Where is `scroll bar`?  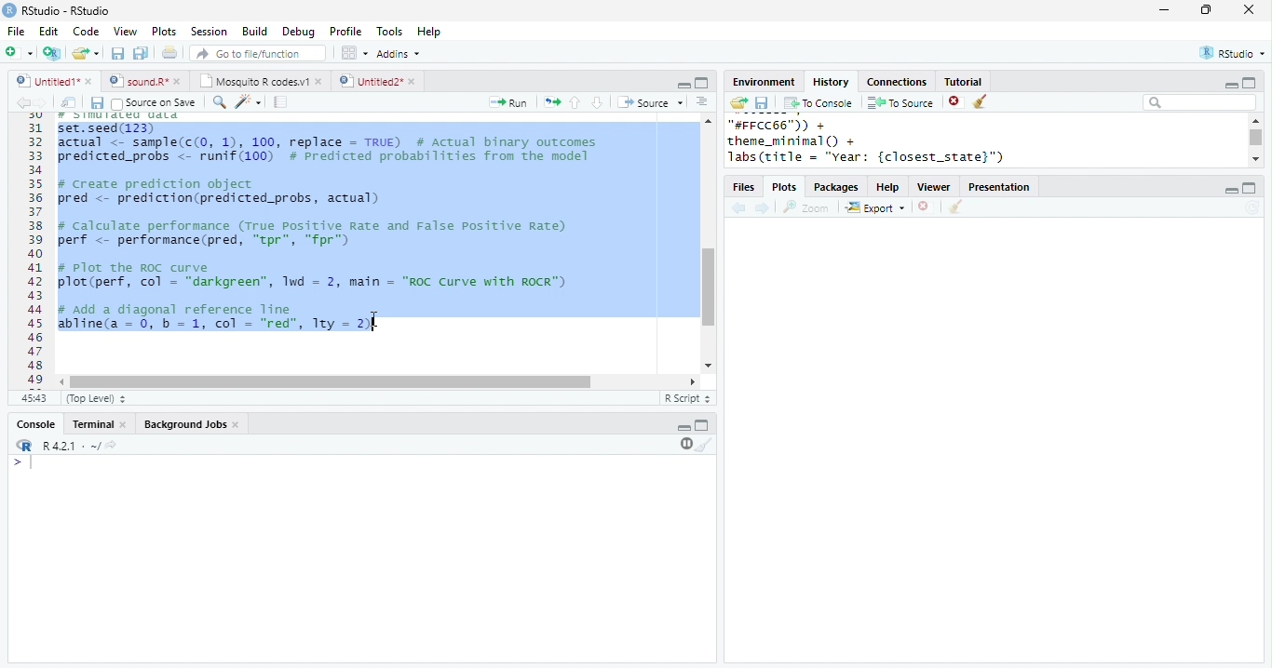 scroll bar is located at coordinates (1257, 138).